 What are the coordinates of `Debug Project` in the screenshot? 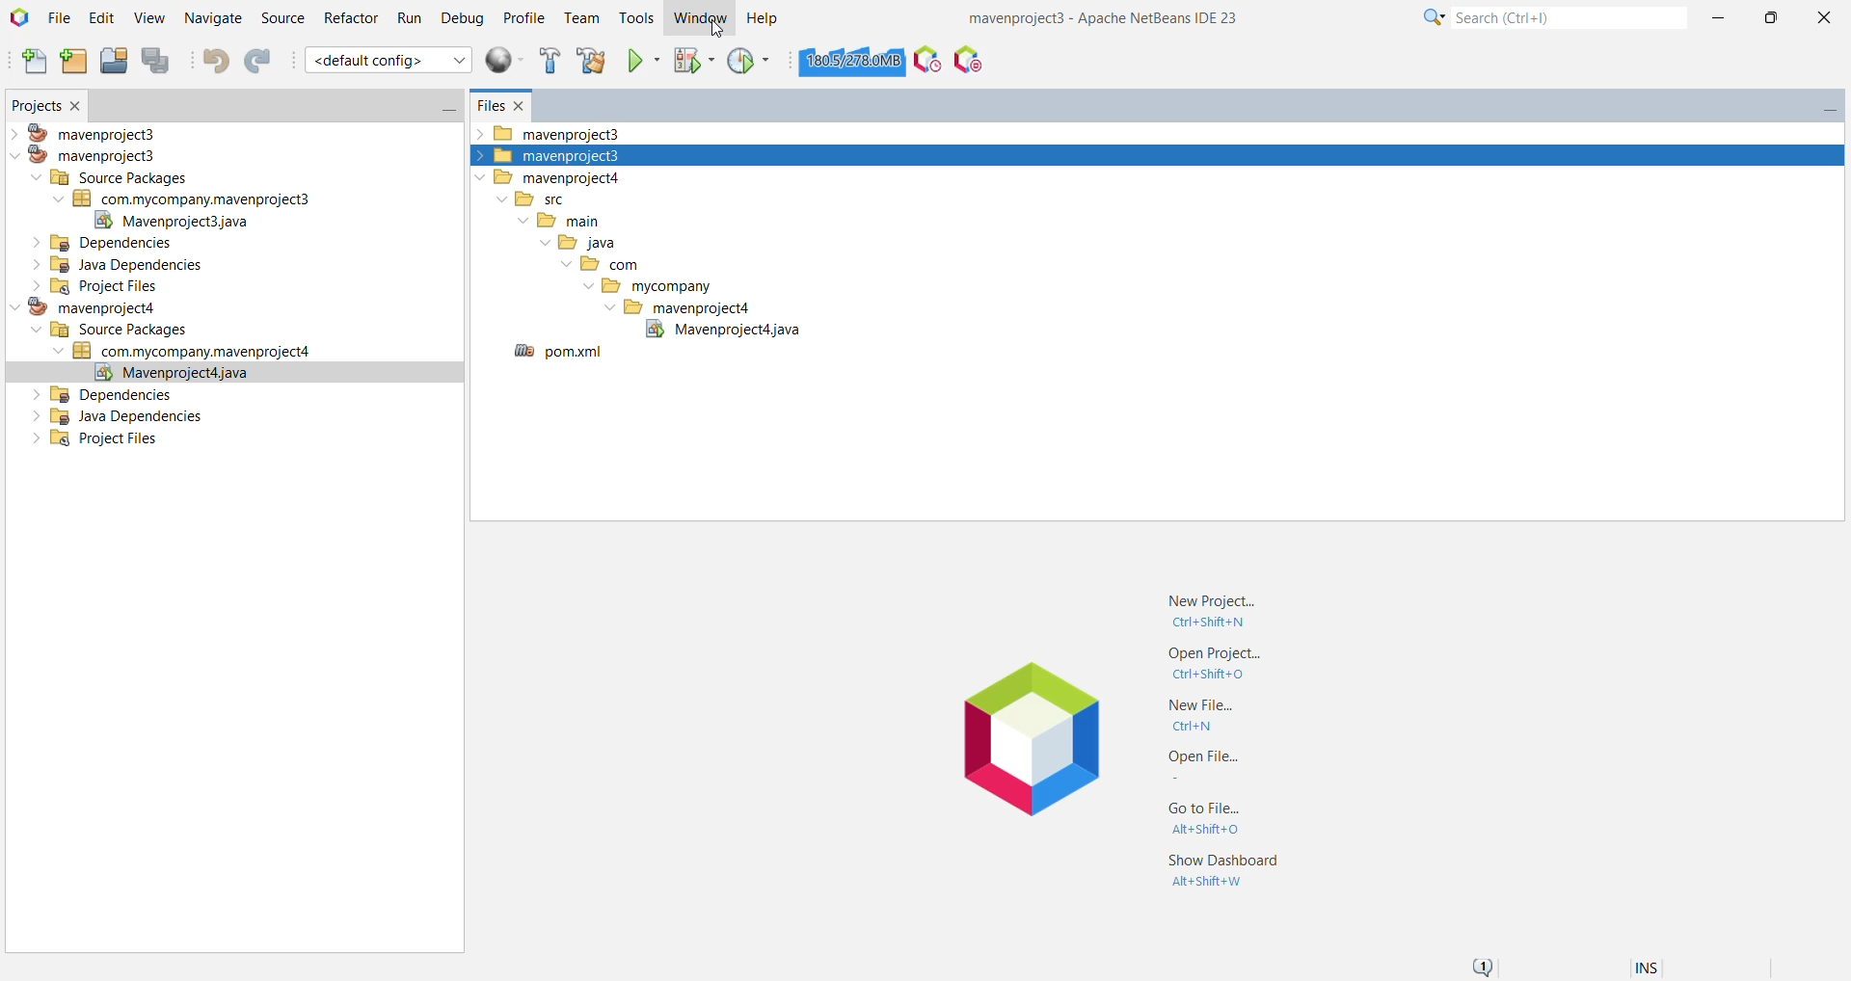 It's located at (693, 63).